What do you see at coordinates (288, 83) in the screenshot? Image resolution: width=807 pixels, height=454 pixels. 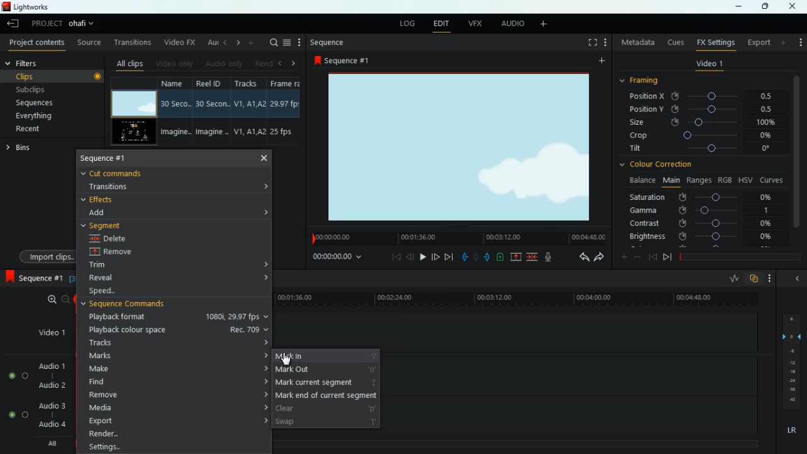 I see `frame` at bounding box center [288, 83].